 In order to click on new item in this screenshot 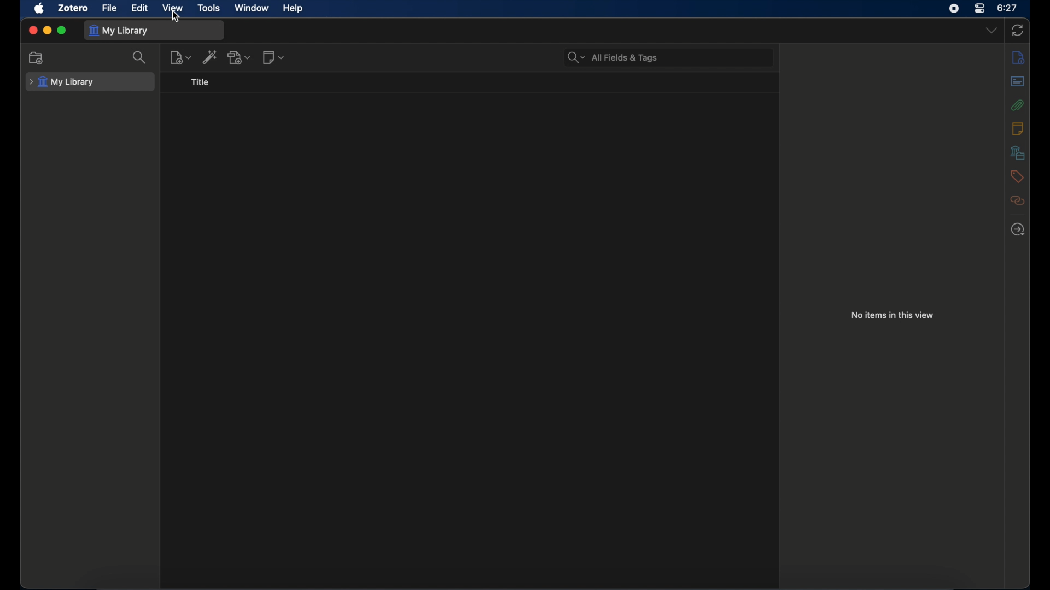, I will do `click(180, 57)`.